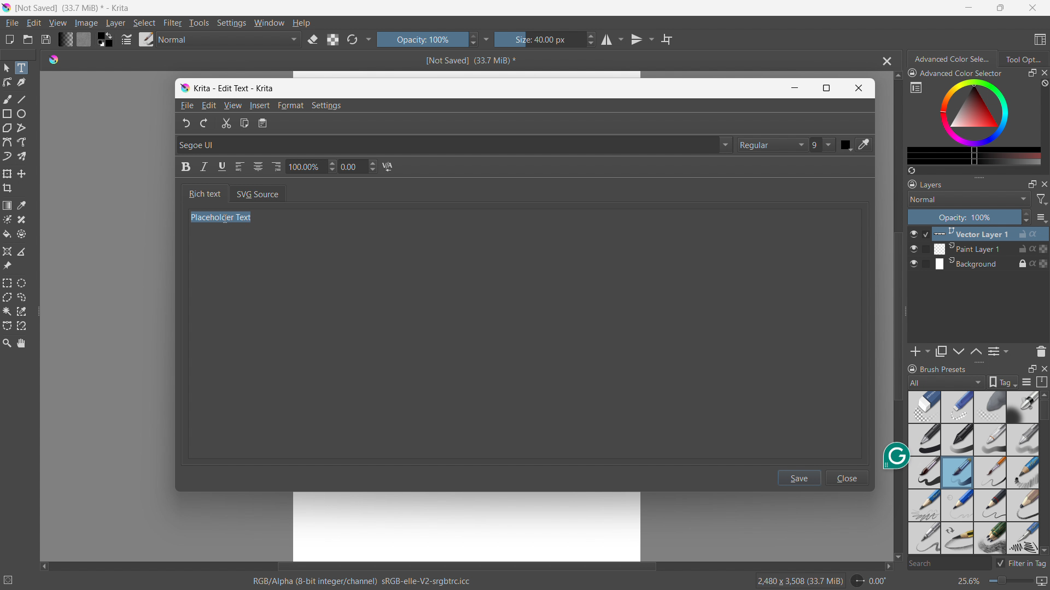 Image resolution: width=1050 pixels, height=590 pixels. What do you see at coordinates (937, 368) in the screenshot?
I see `brush presets` at bounding box center [937, 368].